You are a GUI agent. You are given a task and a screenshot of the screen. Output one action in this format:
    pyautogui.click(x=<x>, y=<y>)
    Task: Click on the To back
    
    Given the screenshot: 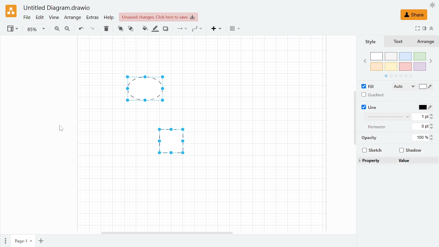 What is the action you would take?
    pyautogui.click(x=131, y=29)
    